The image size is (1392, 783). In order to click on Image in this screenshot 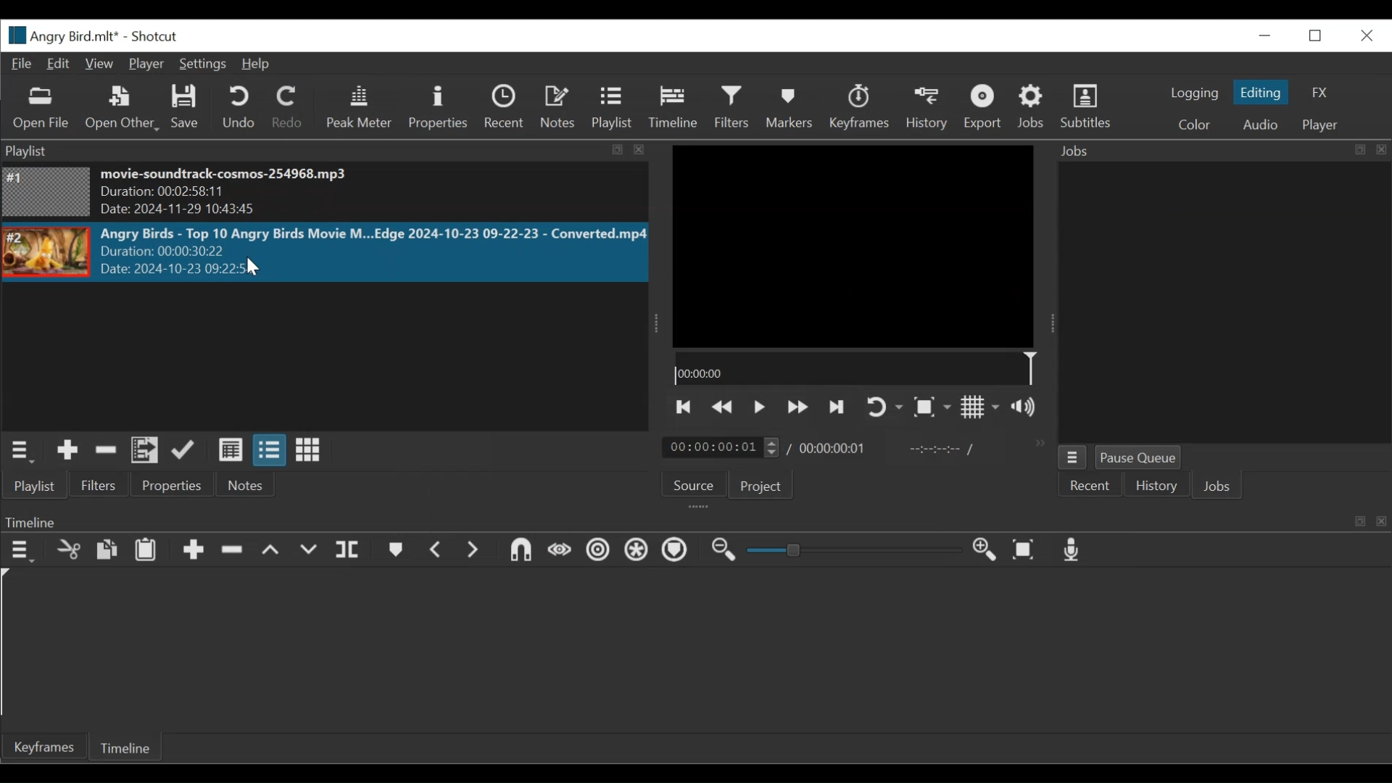, I will do `click(47, 191)`.